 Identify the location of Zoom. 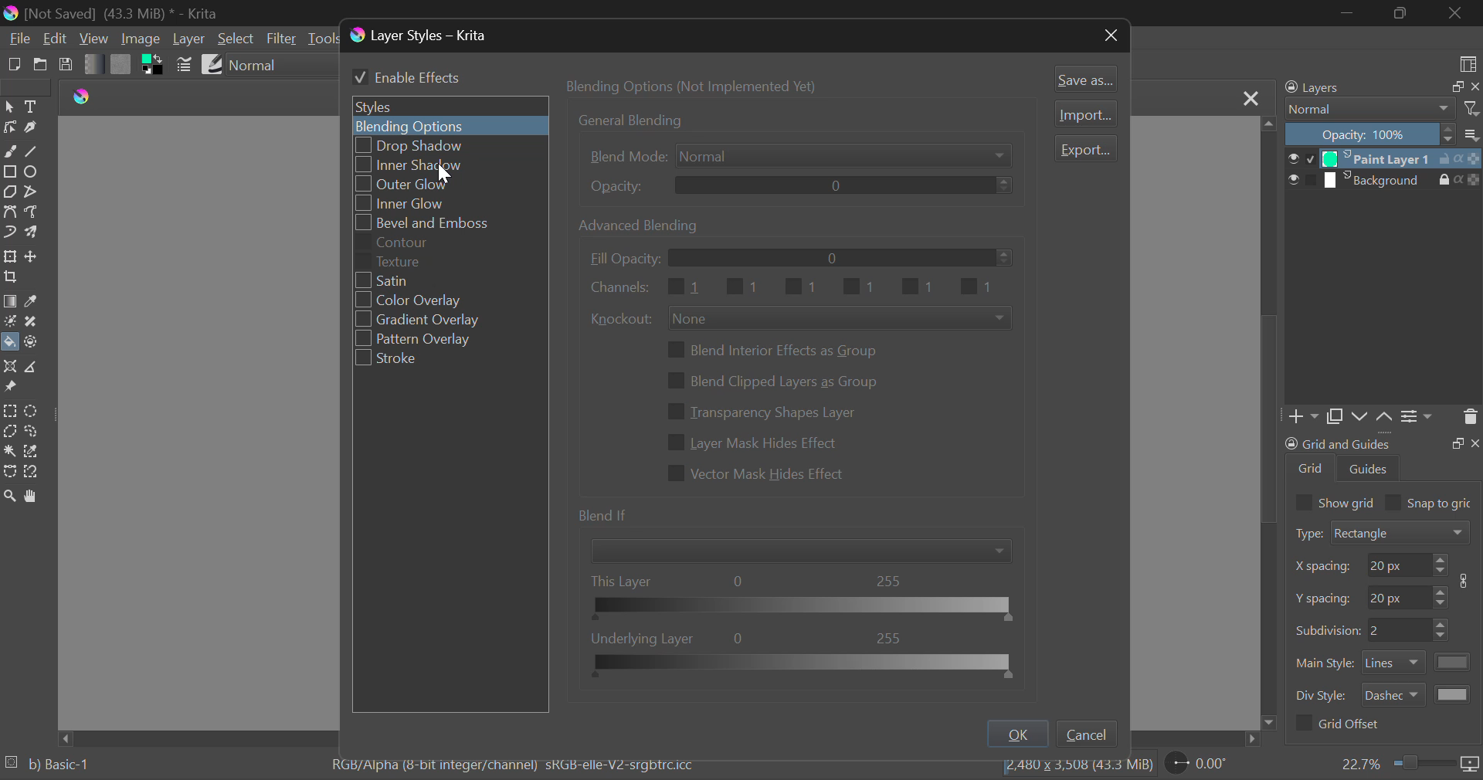
(1410, 764).